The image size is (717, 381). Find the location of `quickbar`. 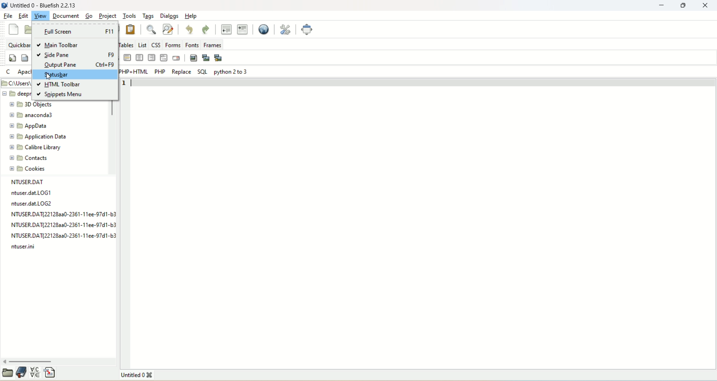

quickbar is located at coordinates (19, 45).